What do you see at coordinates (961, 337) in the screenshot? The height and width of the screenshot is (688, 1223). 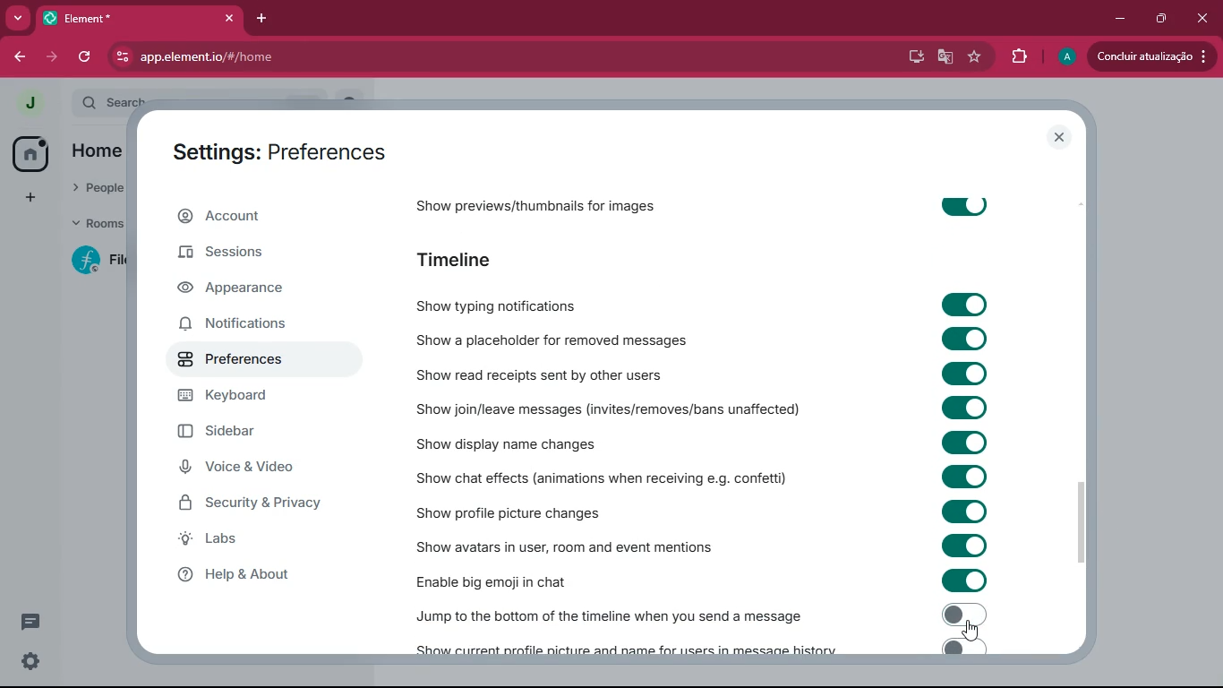 I see `toggle on ` at bounding box center [961, 337].